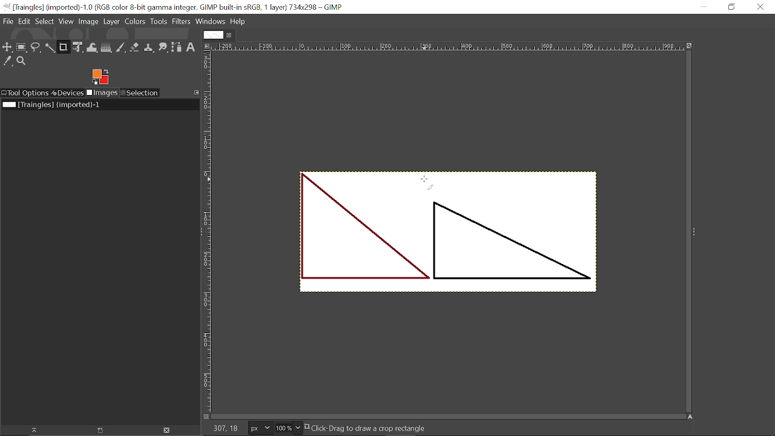  What do you see at coordinates (101, 76) in the screenshot?
I see `The active foreground color` at bounding box center [101, 76].